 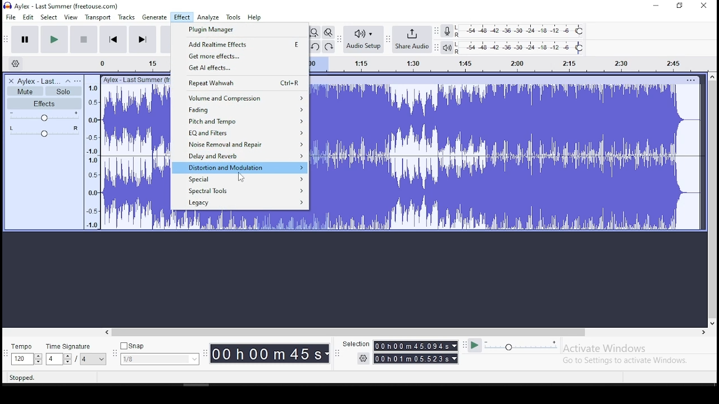 What do you see at coordinates (16, 63) in the screenshot?
I see `timeline settings` at bounding box center [16, 63].